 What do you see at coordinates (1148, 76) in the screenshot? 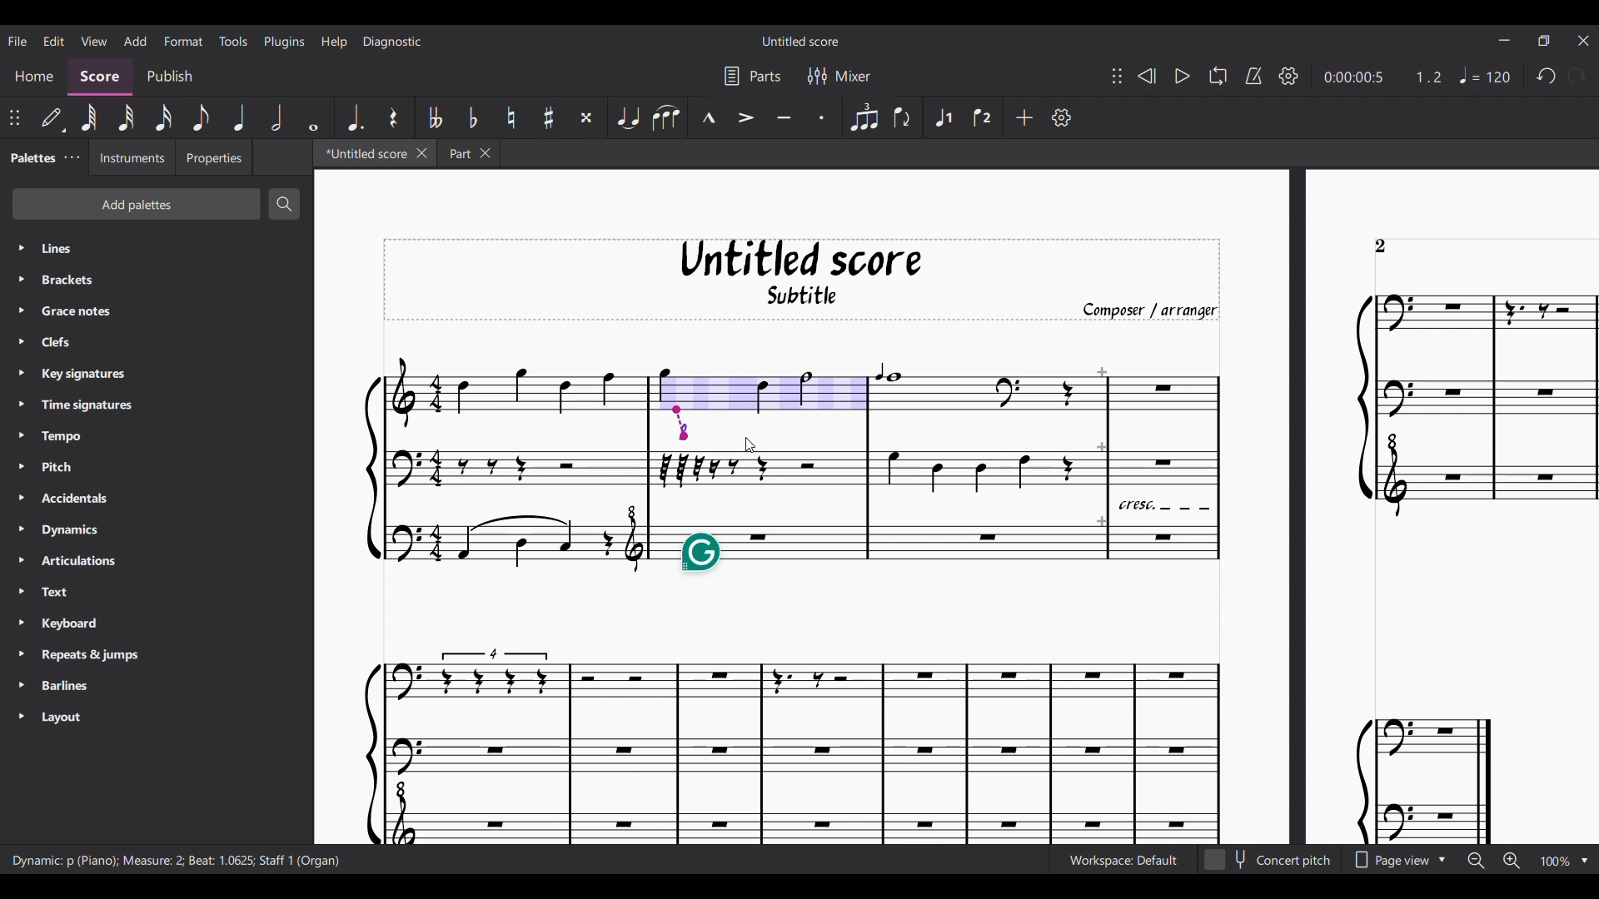
I see `Rewind` at bounding box center [1148, 76].